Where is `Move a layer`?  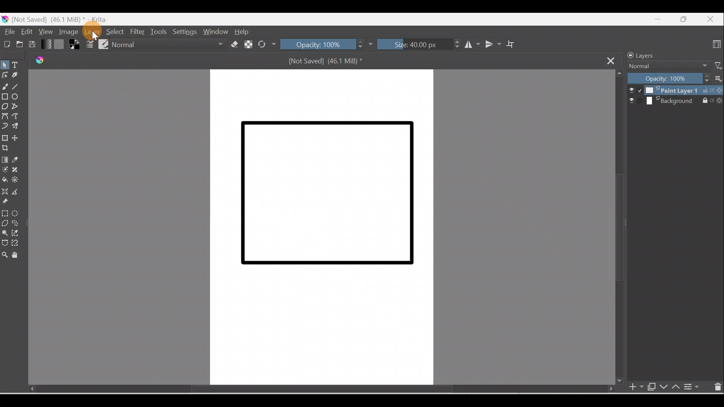 Move a layer is located at coordinates (19, 138).